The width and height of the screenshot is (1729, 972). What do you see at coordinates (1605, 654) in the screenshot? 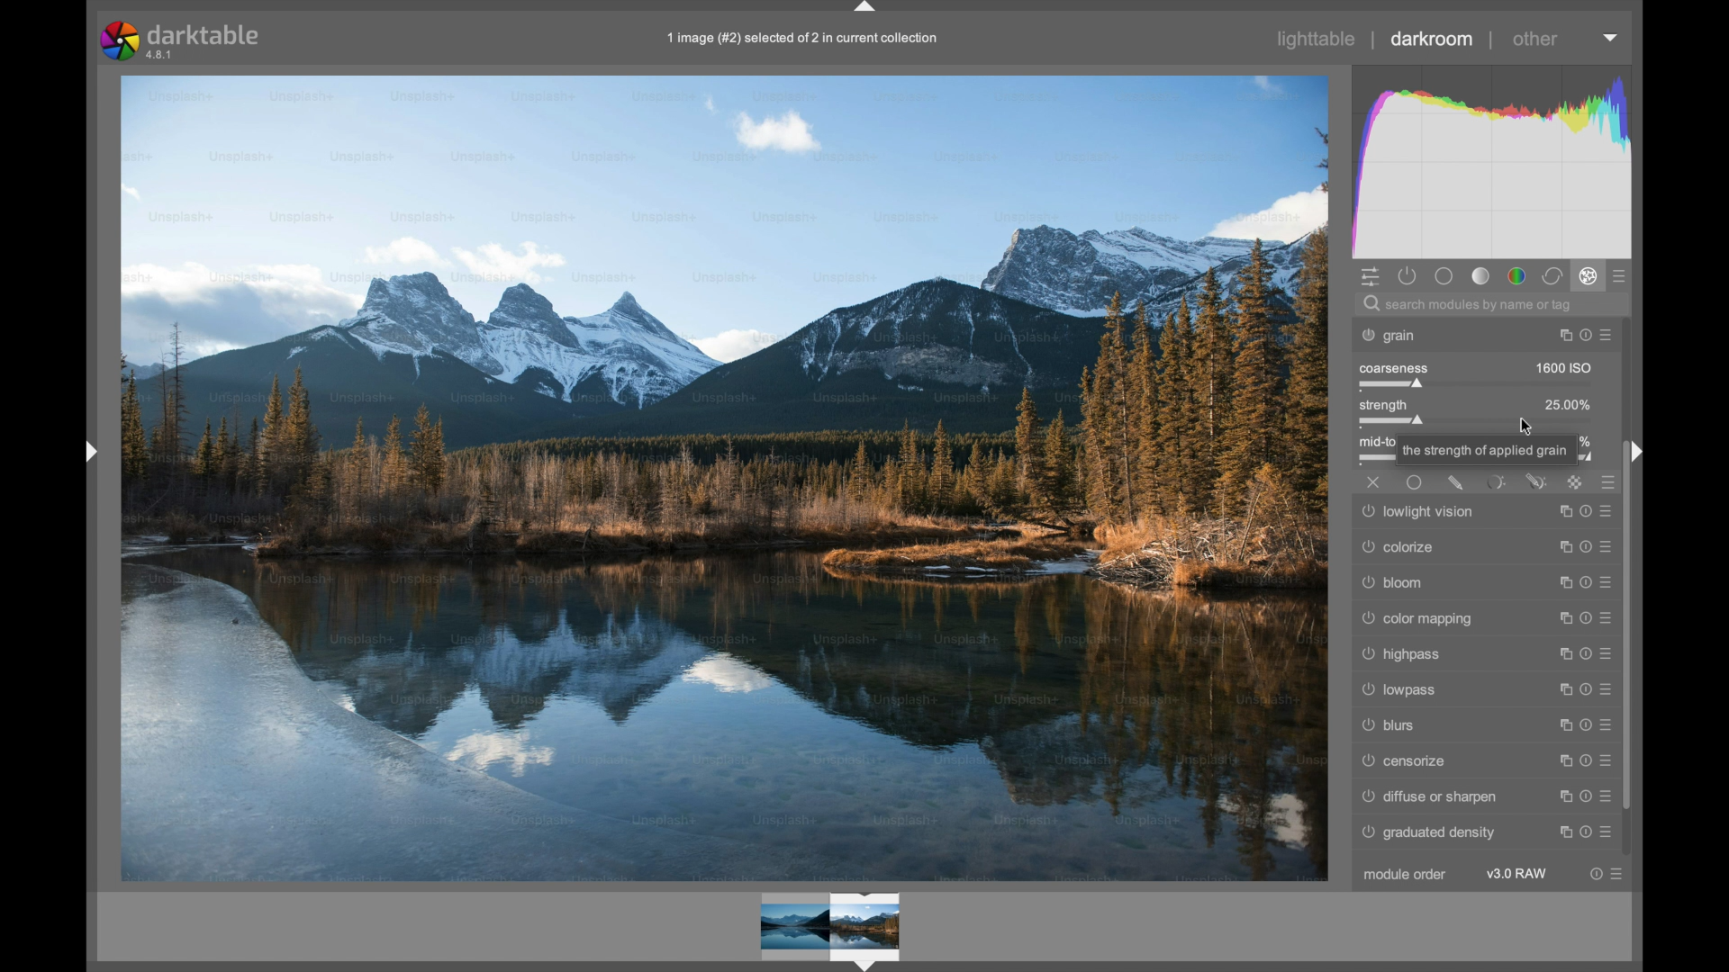
I see `presets` at bounding box center [1605, 654].